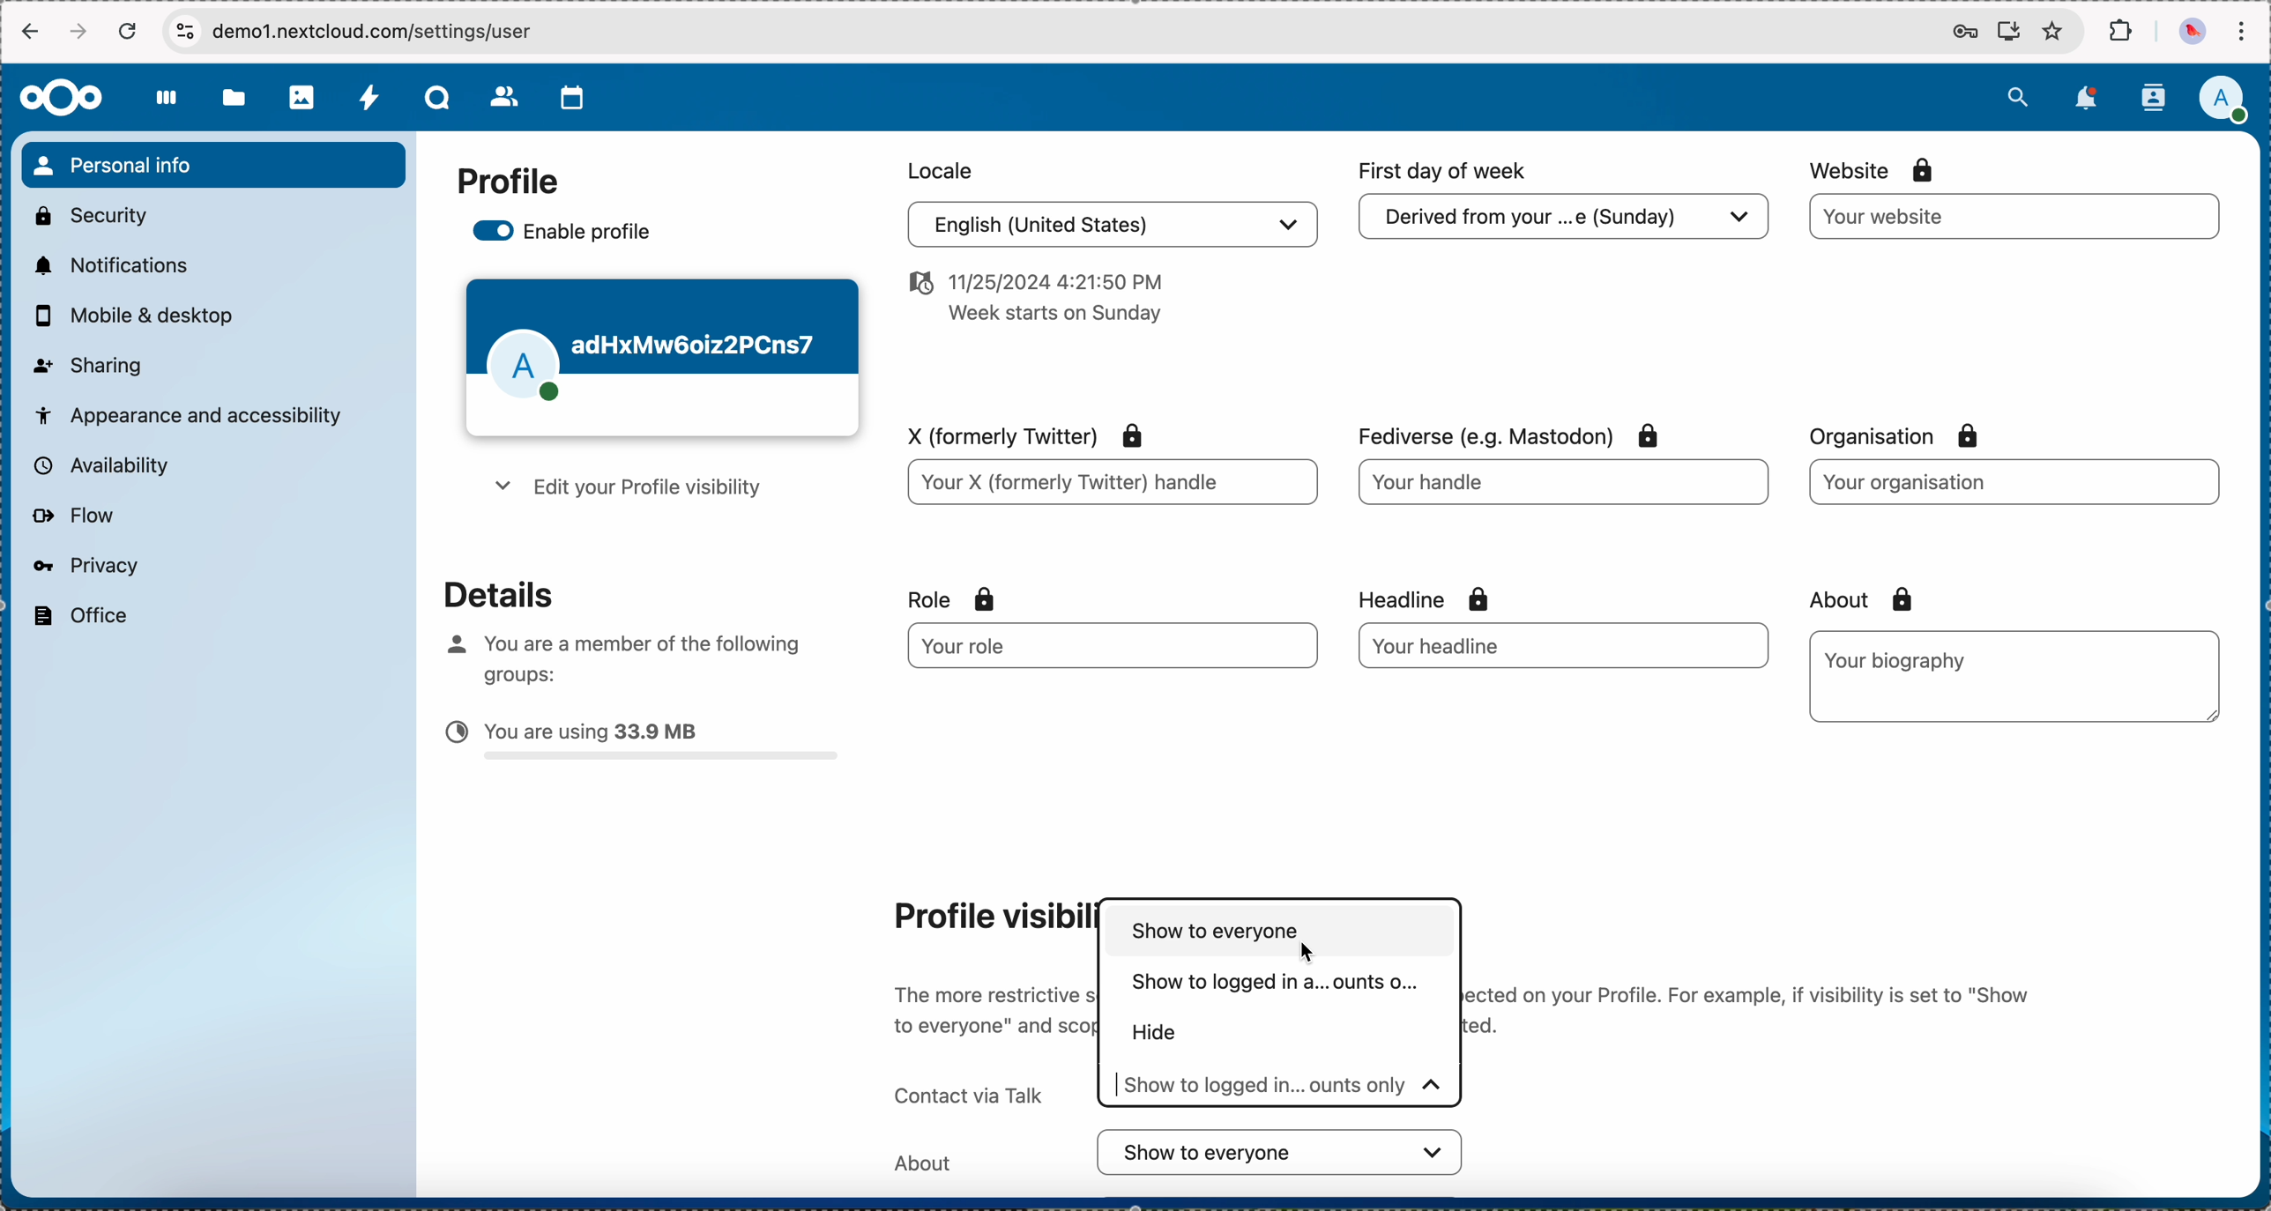 This screenshot has width=2271, height=1211. What do you see at coordinates (84, 565) in the screenshot?
I see `privacy` at bounding box center [84, 565].